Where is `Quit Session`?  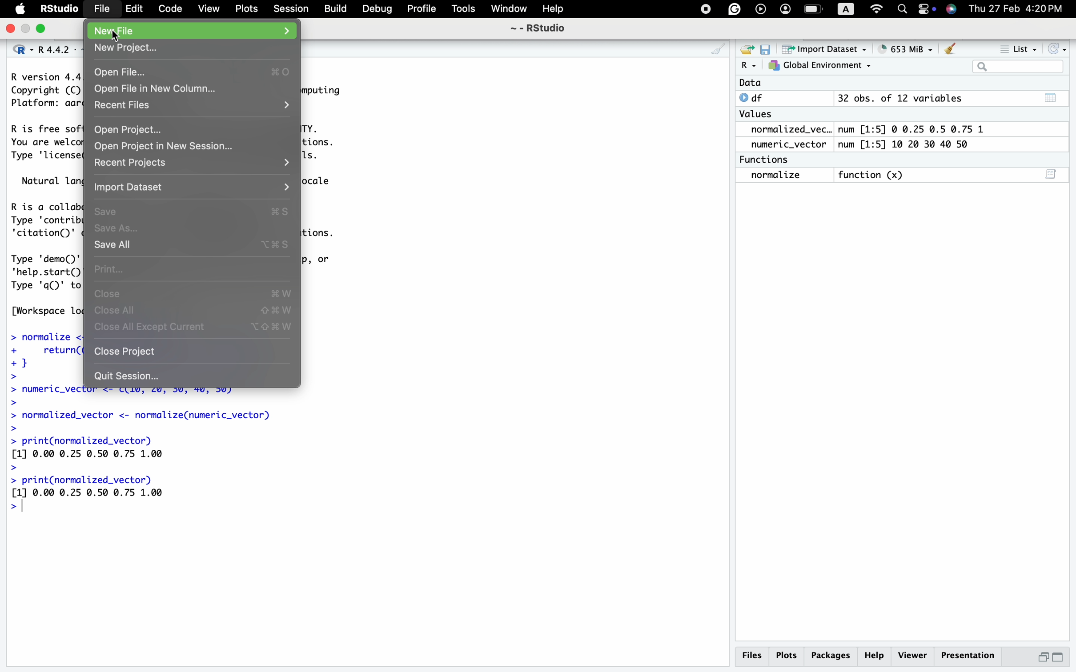
Quit Session is located at coordinates (128, 376).